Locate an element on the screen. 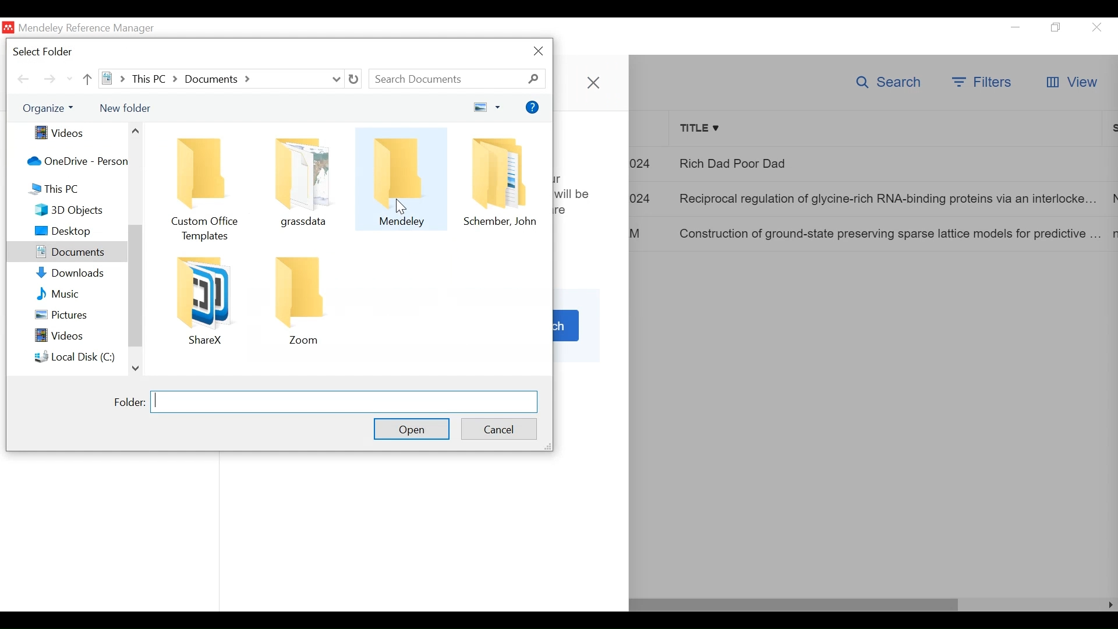  Music is located at coordinates (79, 294).